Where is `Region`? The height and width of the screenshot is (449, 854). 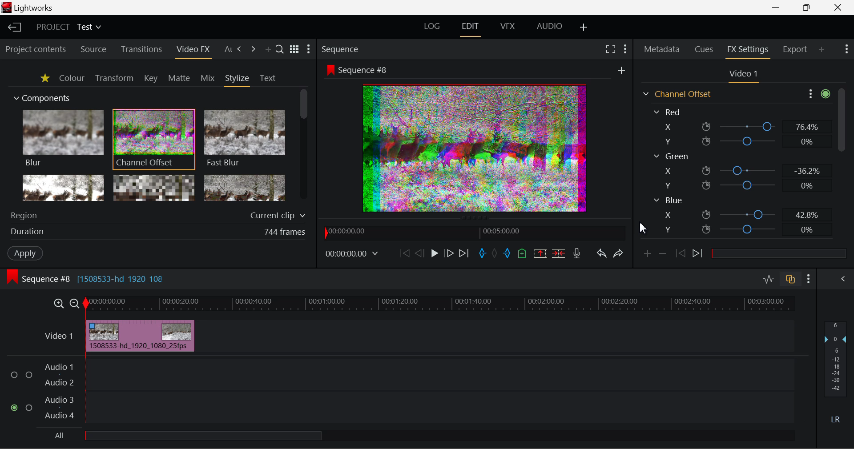 Region is located at coordinates (160, 214).